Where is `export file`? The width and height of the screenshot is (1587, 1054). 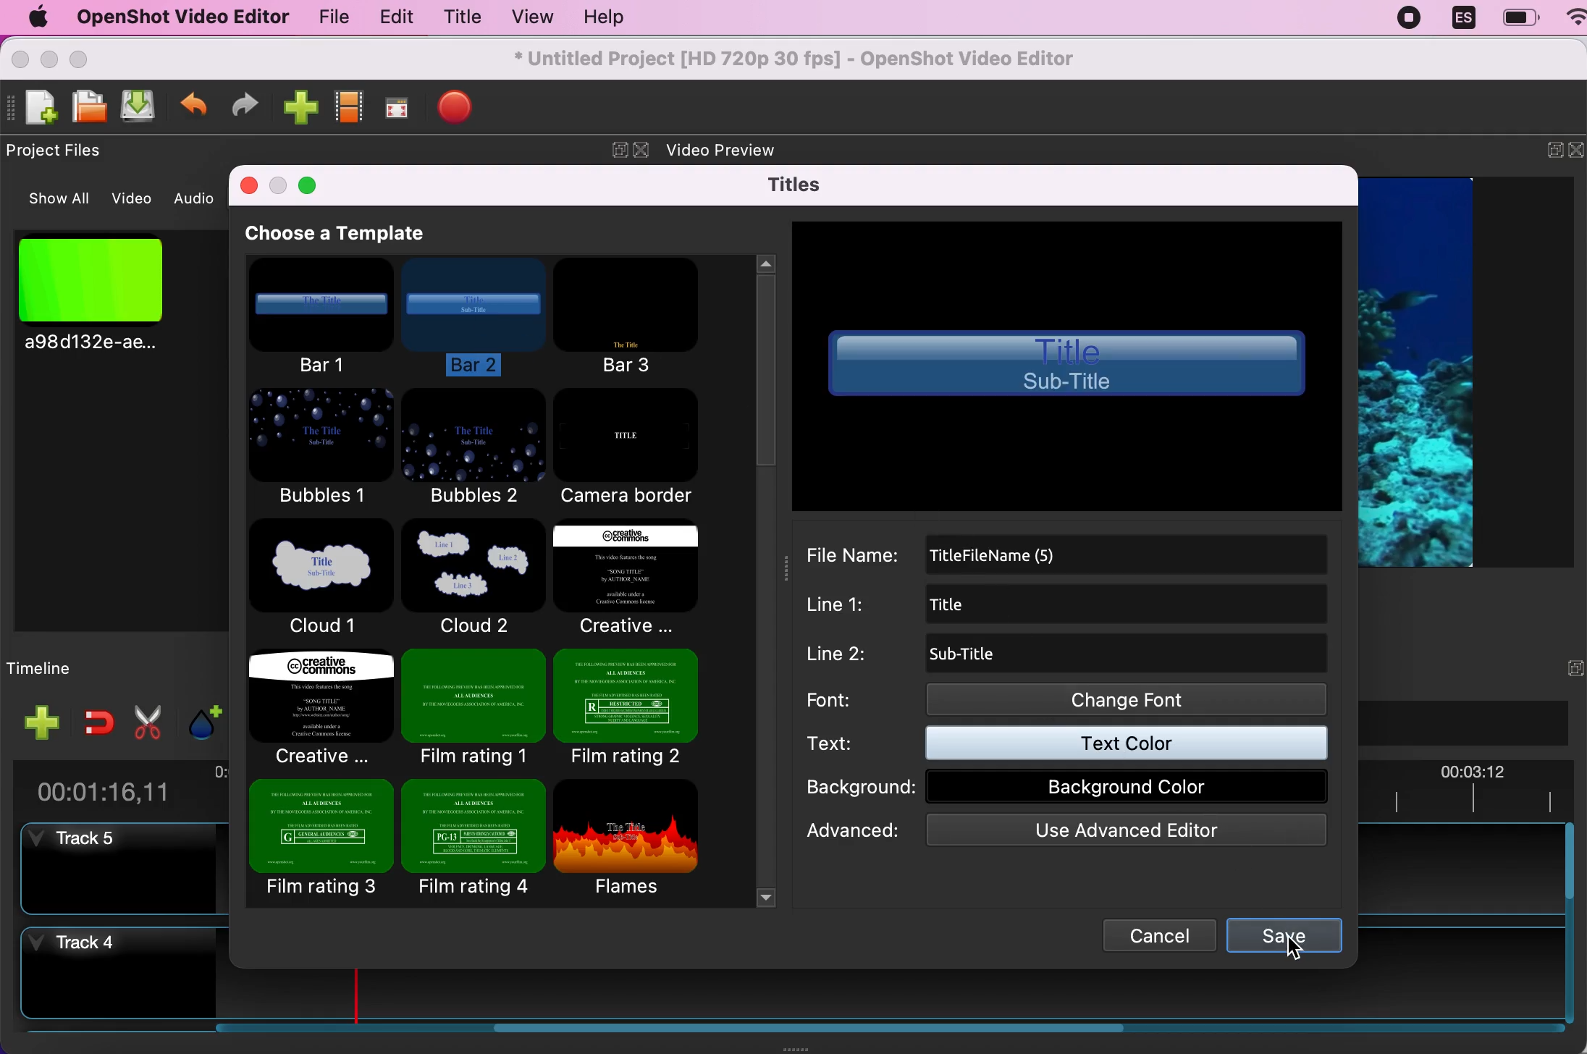 export file is located at coordinates (466, 110).